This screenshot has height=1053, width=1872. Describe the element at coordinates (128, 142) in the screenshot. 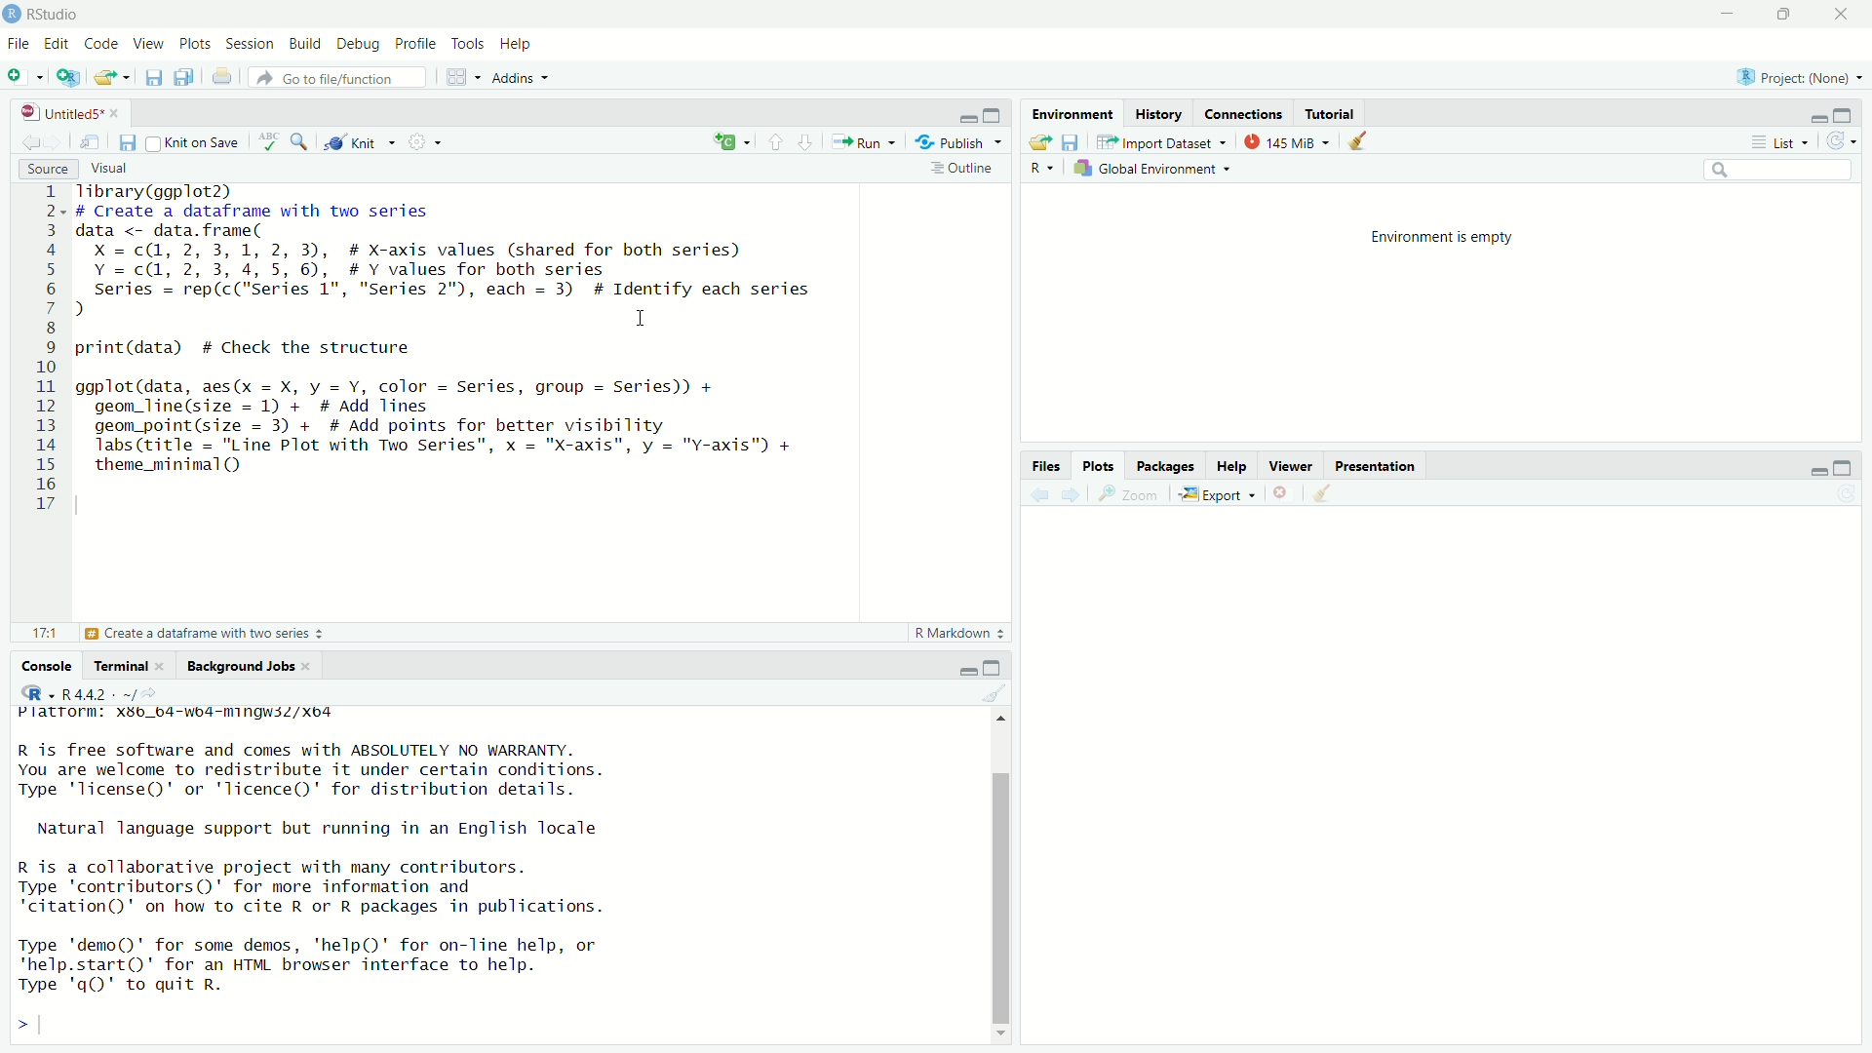

I see `Save current document` at that location.